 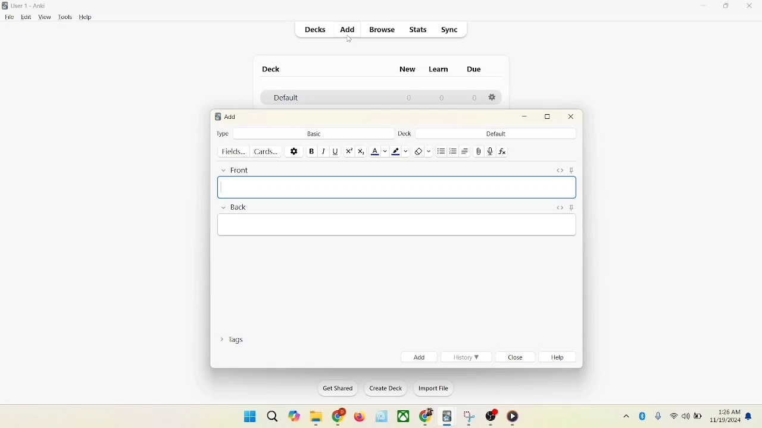 What do you see at coordinates (311, 150) in the screenshot?
I see `bold` at bounding box center [311, 150].